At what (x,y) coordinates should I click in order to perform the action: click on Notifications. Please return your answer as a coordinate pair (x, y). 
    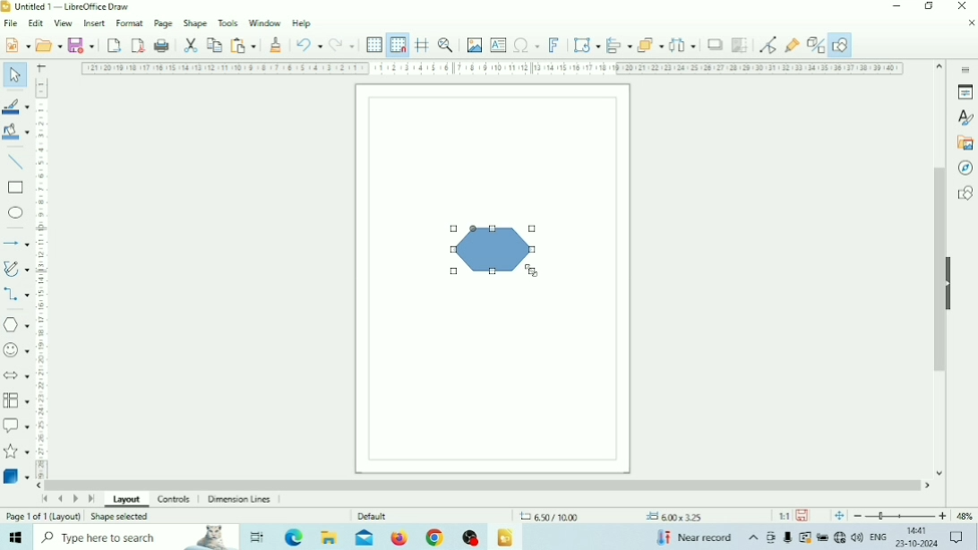
    Looking at the image, I should click on (956, 537).